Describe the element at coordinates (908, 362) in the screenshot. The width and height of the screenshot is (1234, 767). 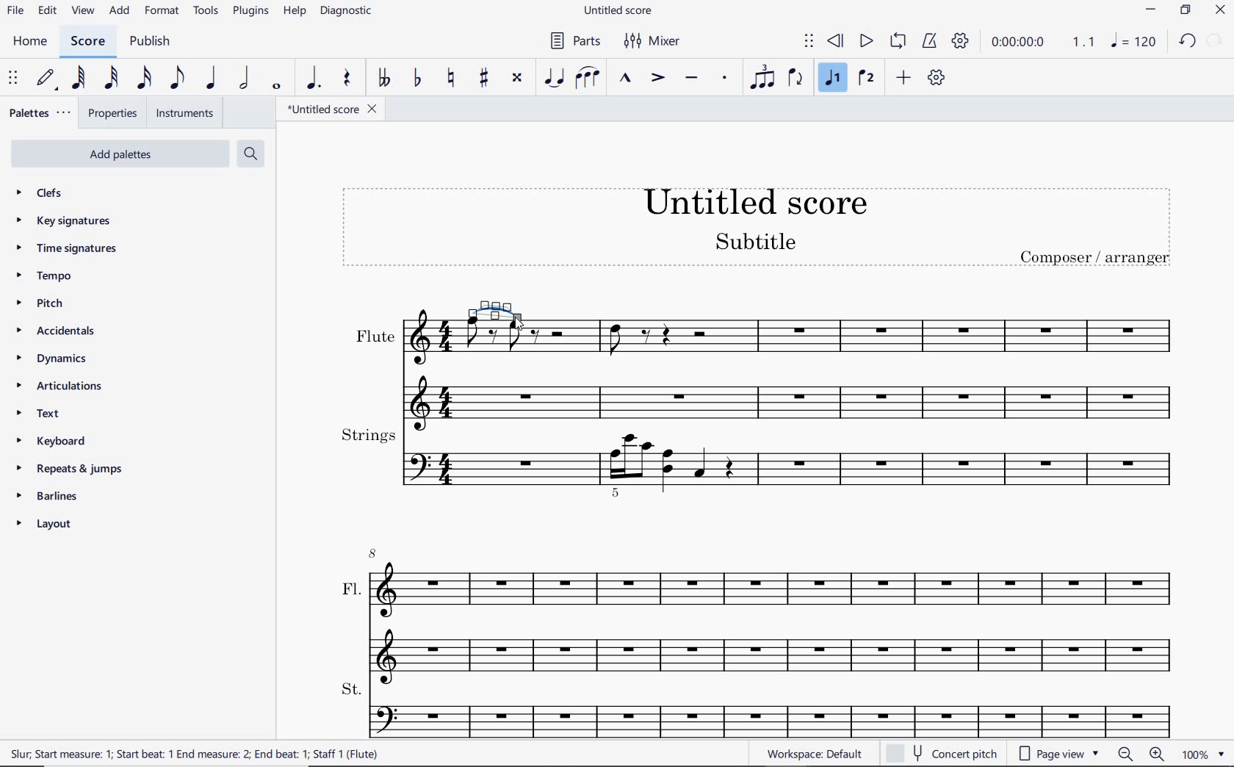
I see `Flute` at that location.